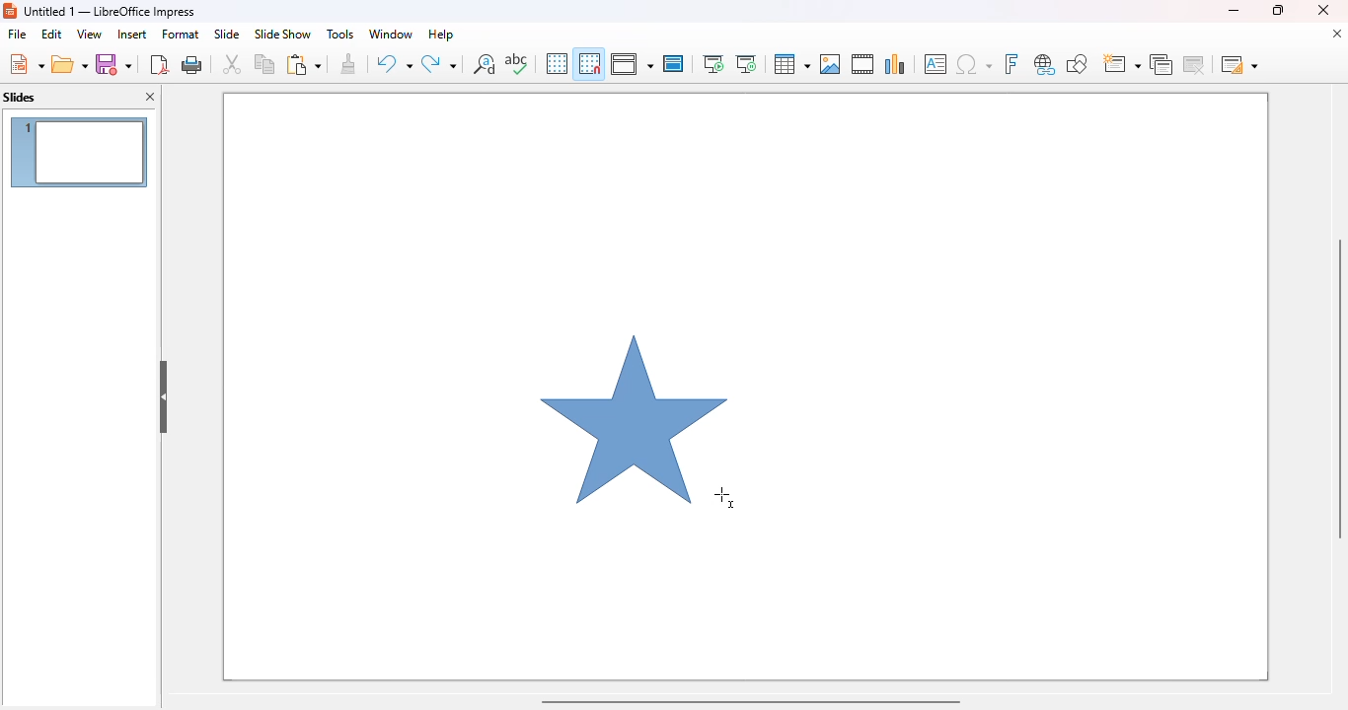  Describe the element at coordinates (1045, 64) in the screenshot. I see `insert hyperlink` at that location.